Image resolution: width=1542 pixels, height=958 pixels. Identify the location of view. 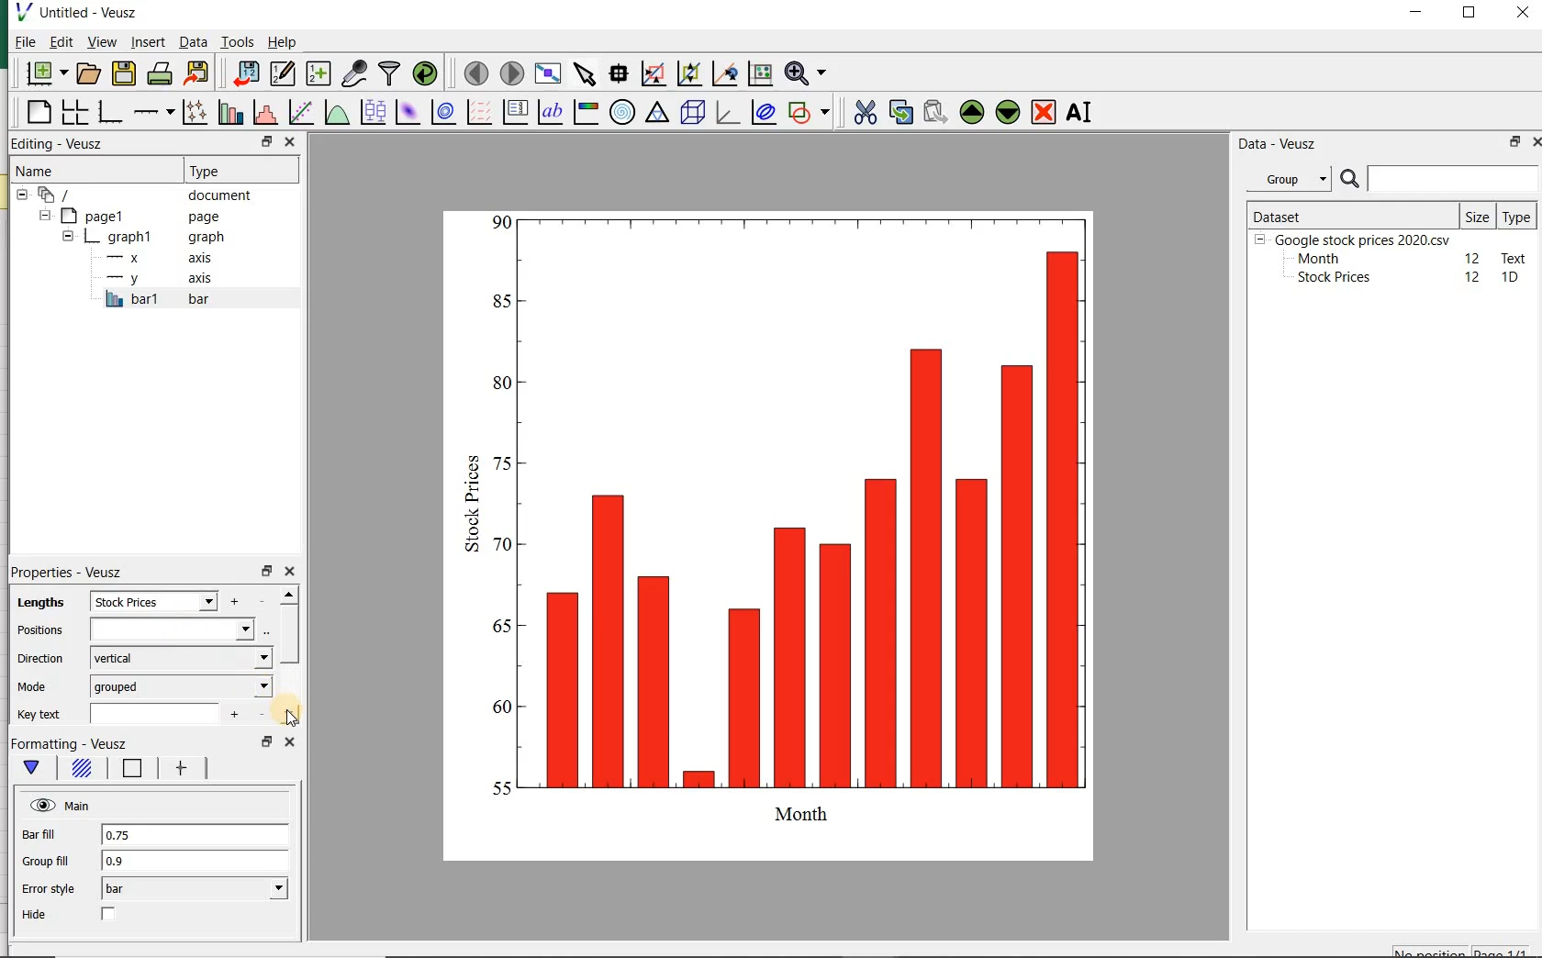
(102, 43).